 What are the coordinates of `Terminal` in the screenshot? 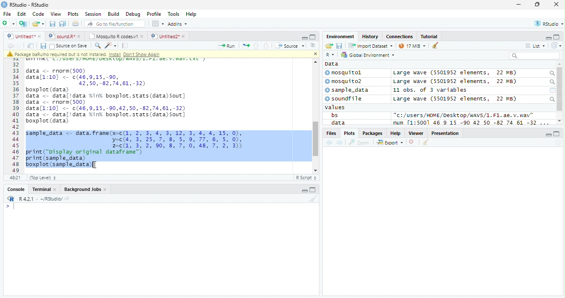 It's located at (43, 189).